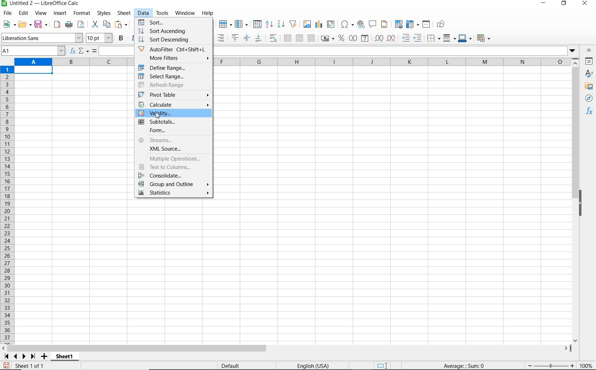 The image size is (596, 370). I want to click on sort descending, so click(174, 40).